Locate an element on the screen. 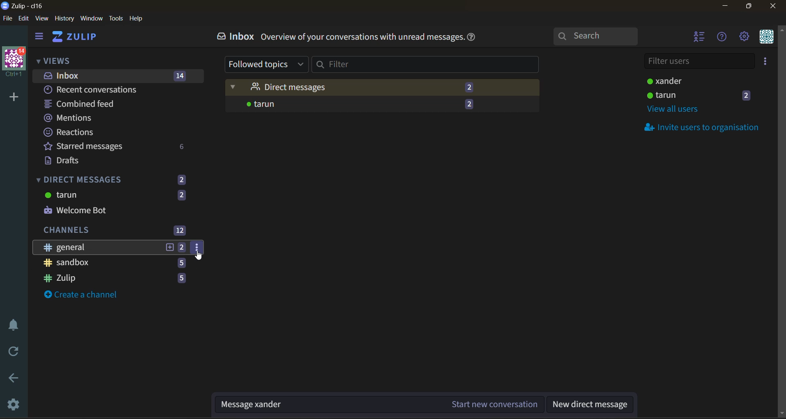  enable do not disturb is located at coordinates (14, 326).